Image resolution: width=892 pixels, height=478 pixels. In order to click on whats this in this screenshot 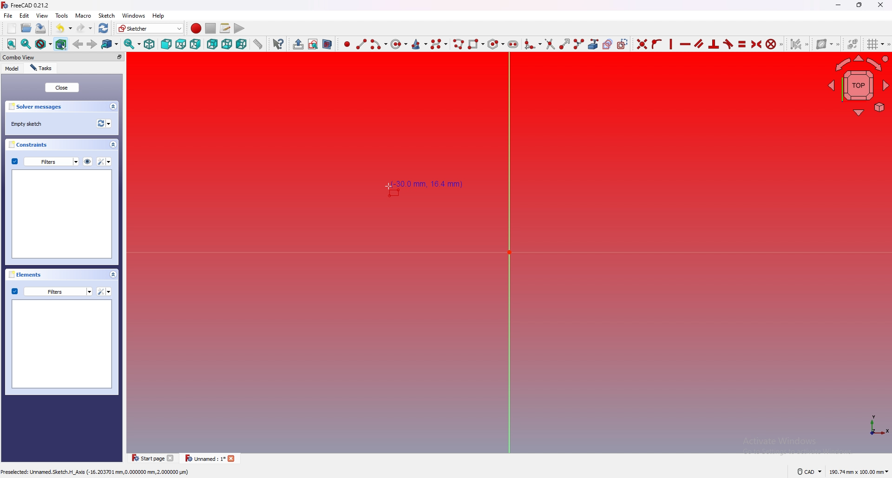, I will do `click(280, 44)`.